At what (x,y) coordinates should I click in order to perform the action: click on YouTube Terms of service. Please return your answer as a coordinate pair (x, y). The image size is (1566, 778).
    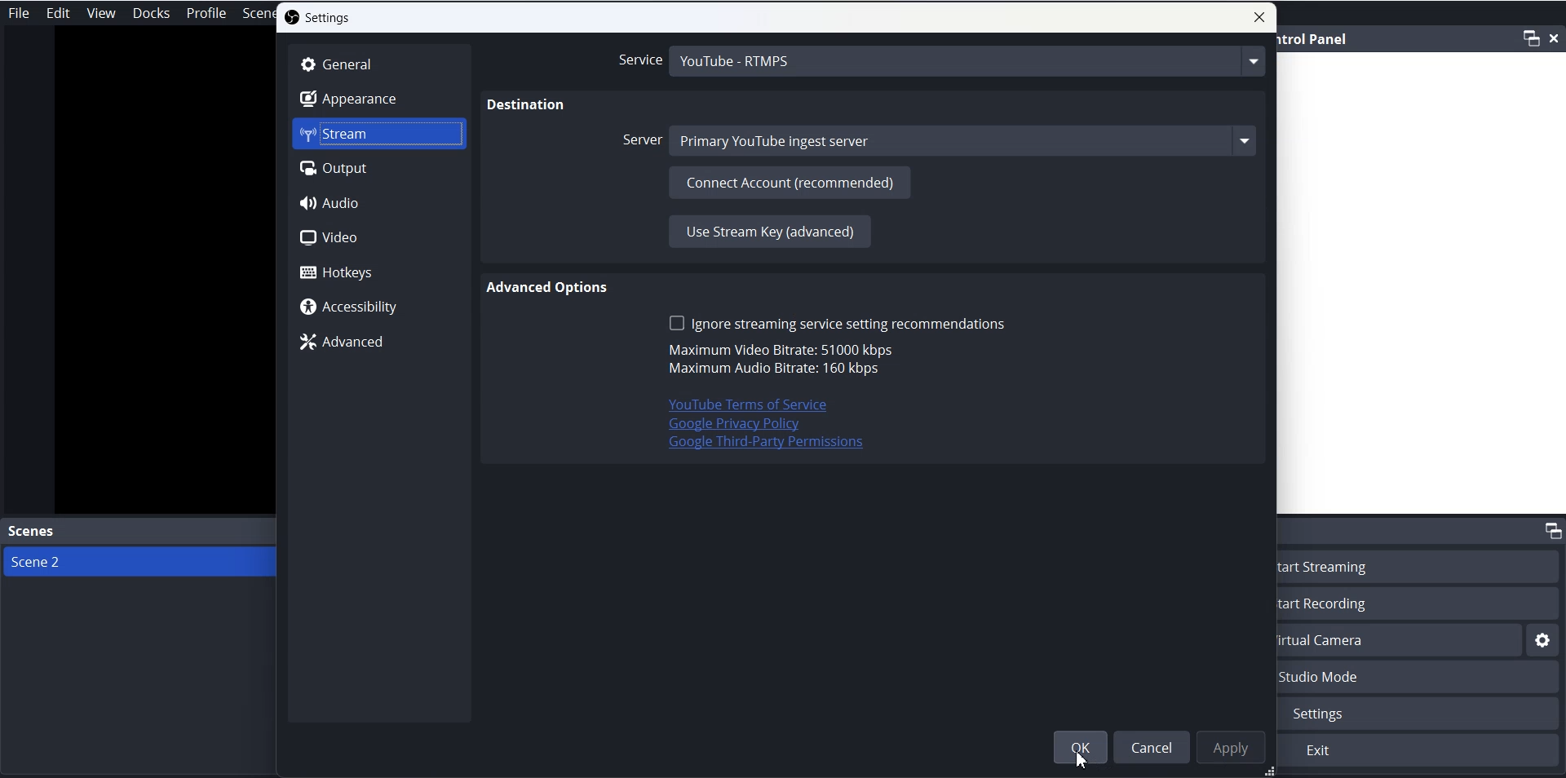
    Looking at the image, I should click on (737, 404).